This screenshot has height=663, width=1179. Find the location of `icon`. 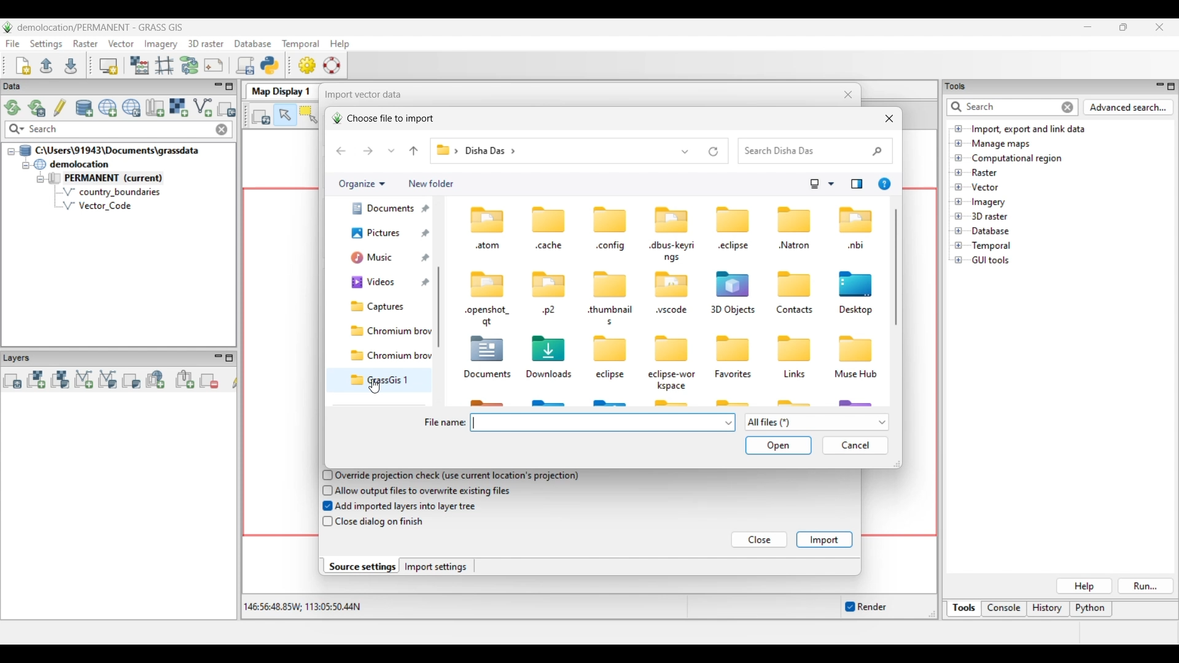

icon is located at coordinates (794, 349).